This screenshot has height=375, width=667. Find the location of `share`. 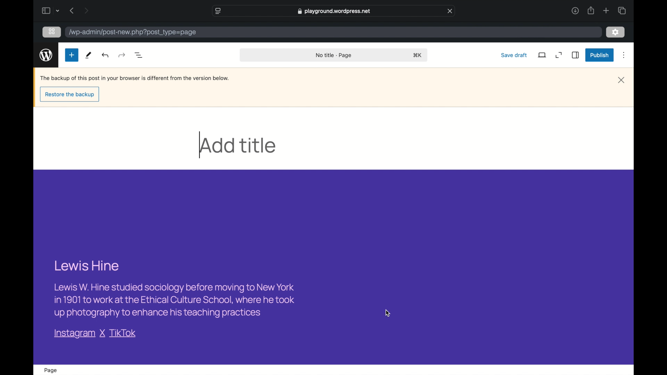

share is located at coordinates (590, 11).